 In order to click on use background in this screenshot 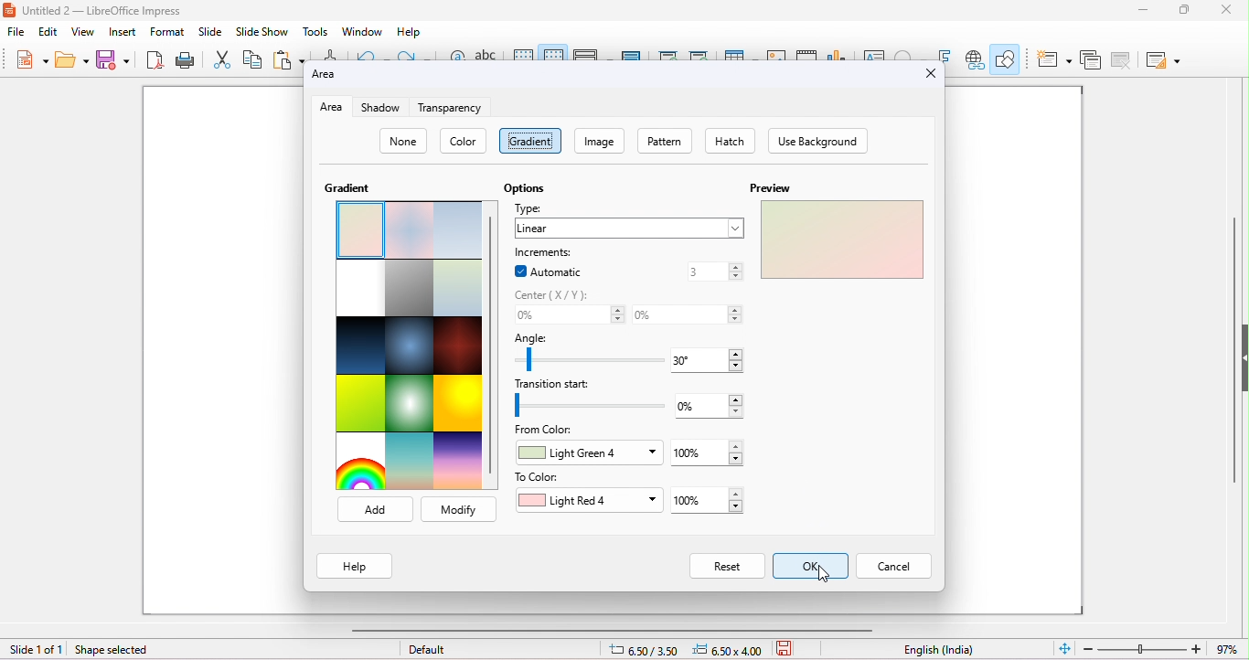, I will do `click(817, 141)`.